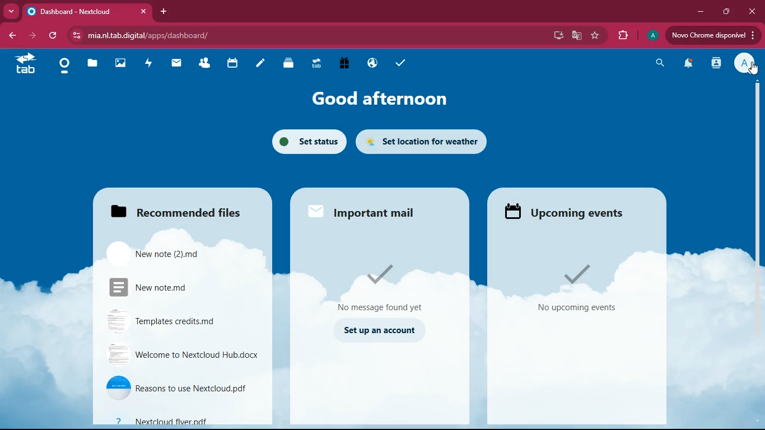  What do you see at coordinates (342, 64) in the screenshot?
I see `gift` at bounding box center [342, 64].